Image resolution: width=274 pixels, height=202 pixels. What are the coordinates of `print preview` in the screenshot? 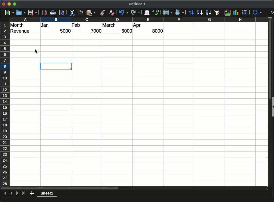 It's located at (62, 13).